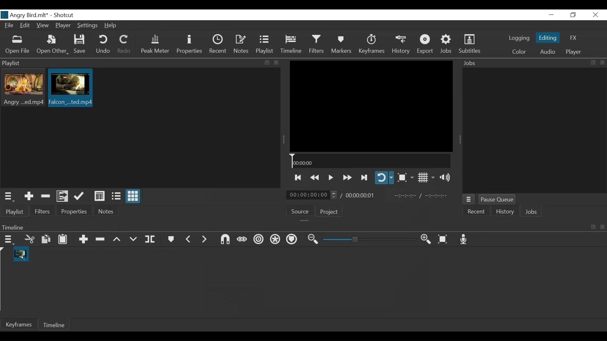 The width and height of the screenshot is (607, 341). Describe the element at coordinates (468, 200) in the screenshot. I see `Jobs Menu` at that location.